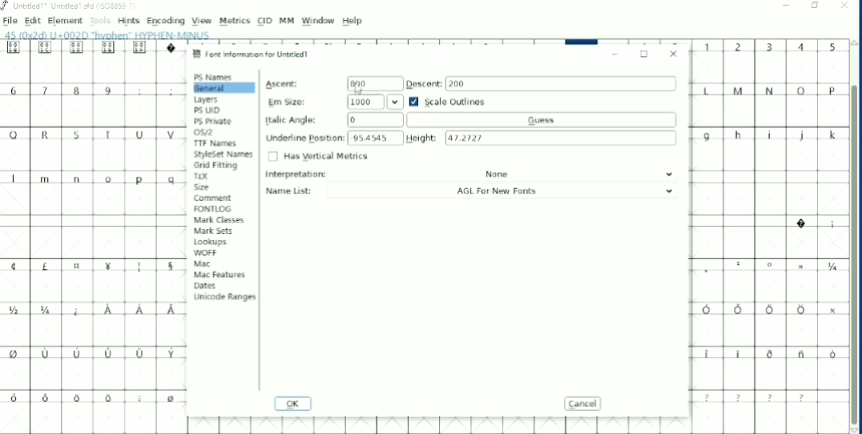 Image resolution: width=862 pixels, height=434 pixels. What do you see at coordinates (205, 253) in the screenshot?
I see `WOFF` at bounding box center [205, 253].